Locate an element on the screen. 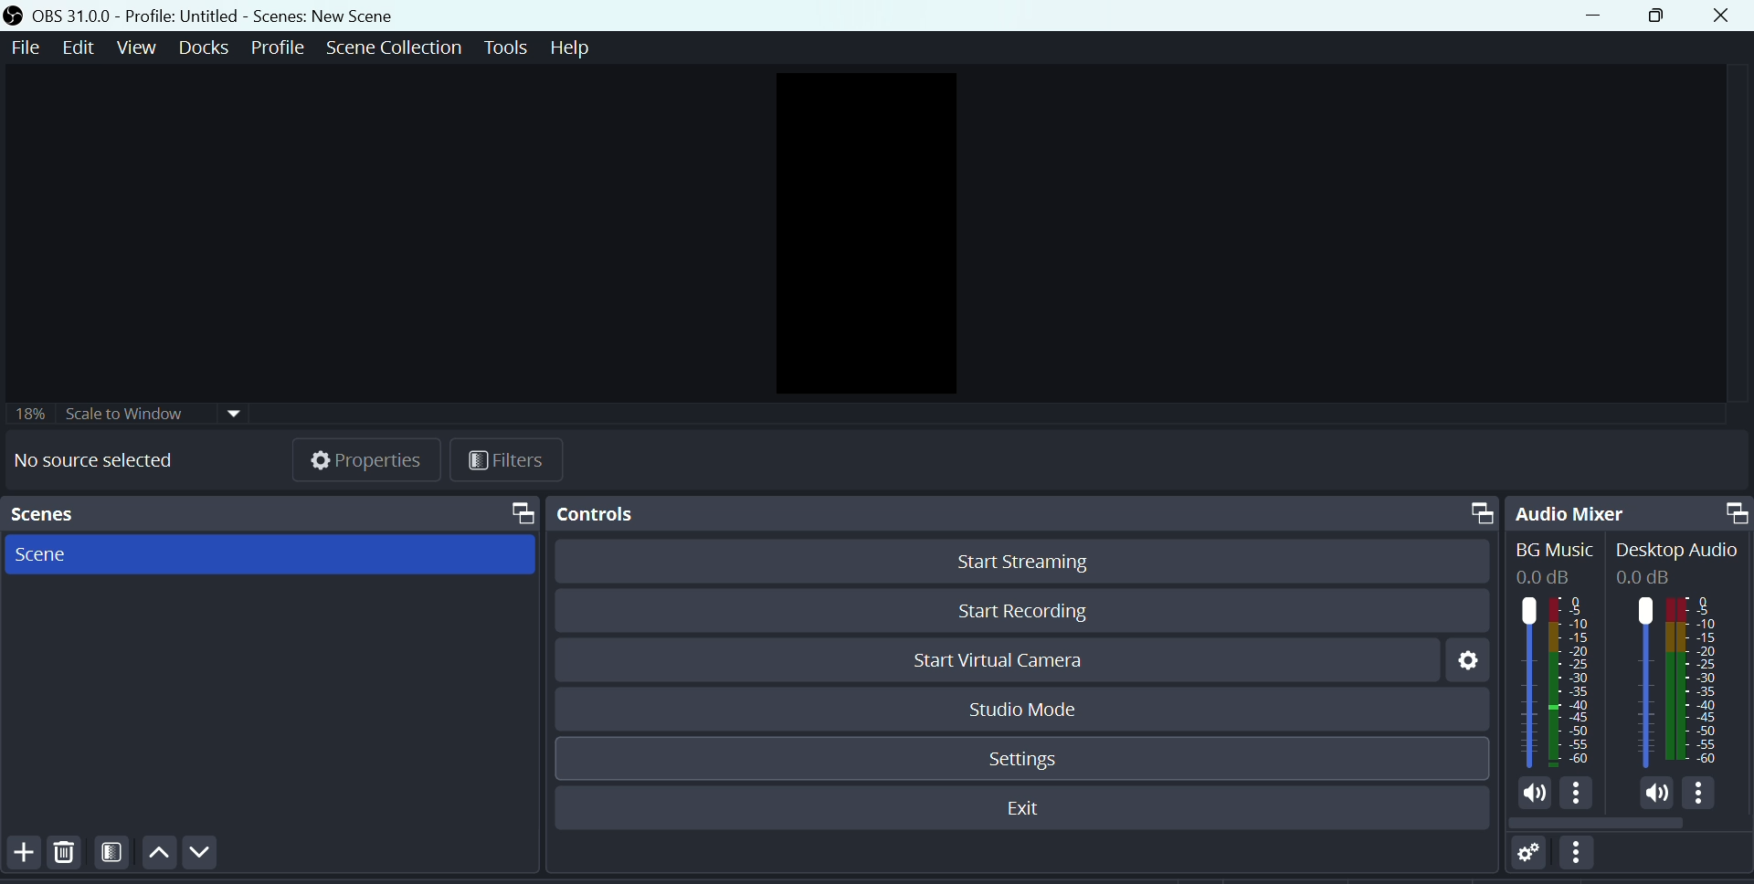 Image resolution: width=1754 pixels, height=884 pixels. Start virtual camera is located at coordinates (1013, 661).